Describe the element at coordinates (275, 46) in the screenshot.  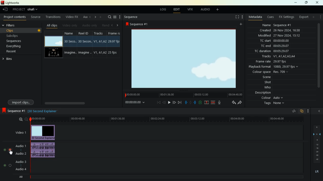
I see `tc end` at that location.